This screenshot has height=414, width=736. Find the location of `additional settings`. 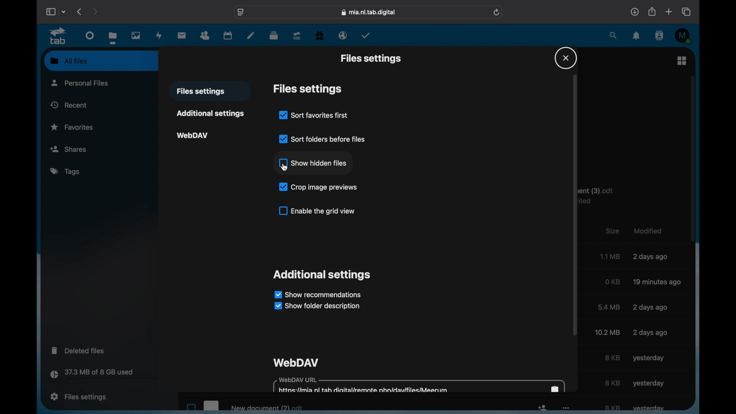

additional settings is located at coordinates (323, 275).